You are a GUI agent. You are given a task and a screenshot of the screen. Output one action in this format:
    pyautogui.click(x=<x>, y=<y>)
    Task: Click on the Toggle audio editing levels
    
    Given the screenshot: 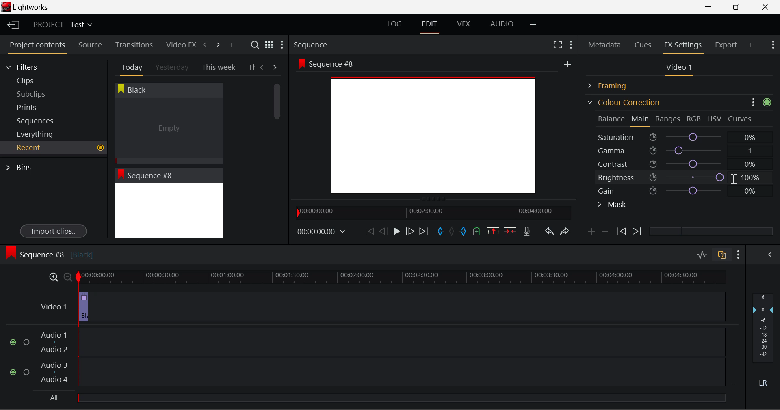 What is the action you would take?
    pyautogui.click(x=703, y=254)
    